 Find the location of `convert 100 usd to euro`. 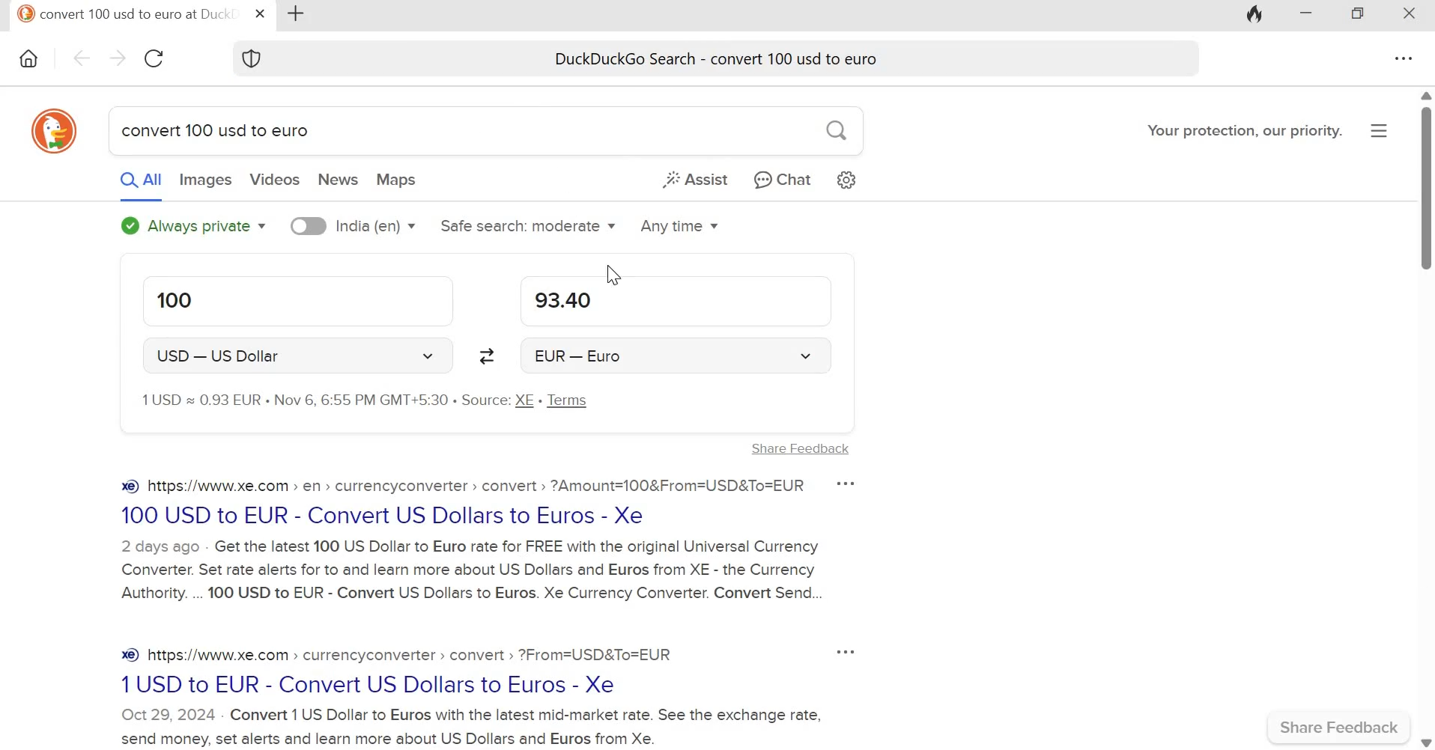

convert 100 usd to euro is located at coordinates (220, 132).